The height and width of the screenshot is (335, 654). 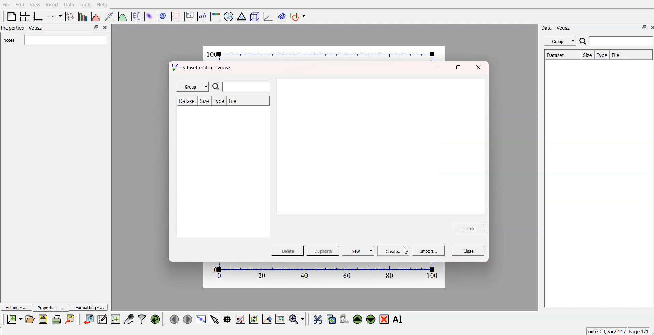 What do you see at coordinates (123, 16) in the screenshot?
I see `plot a function` at bounding box center [123, 16].